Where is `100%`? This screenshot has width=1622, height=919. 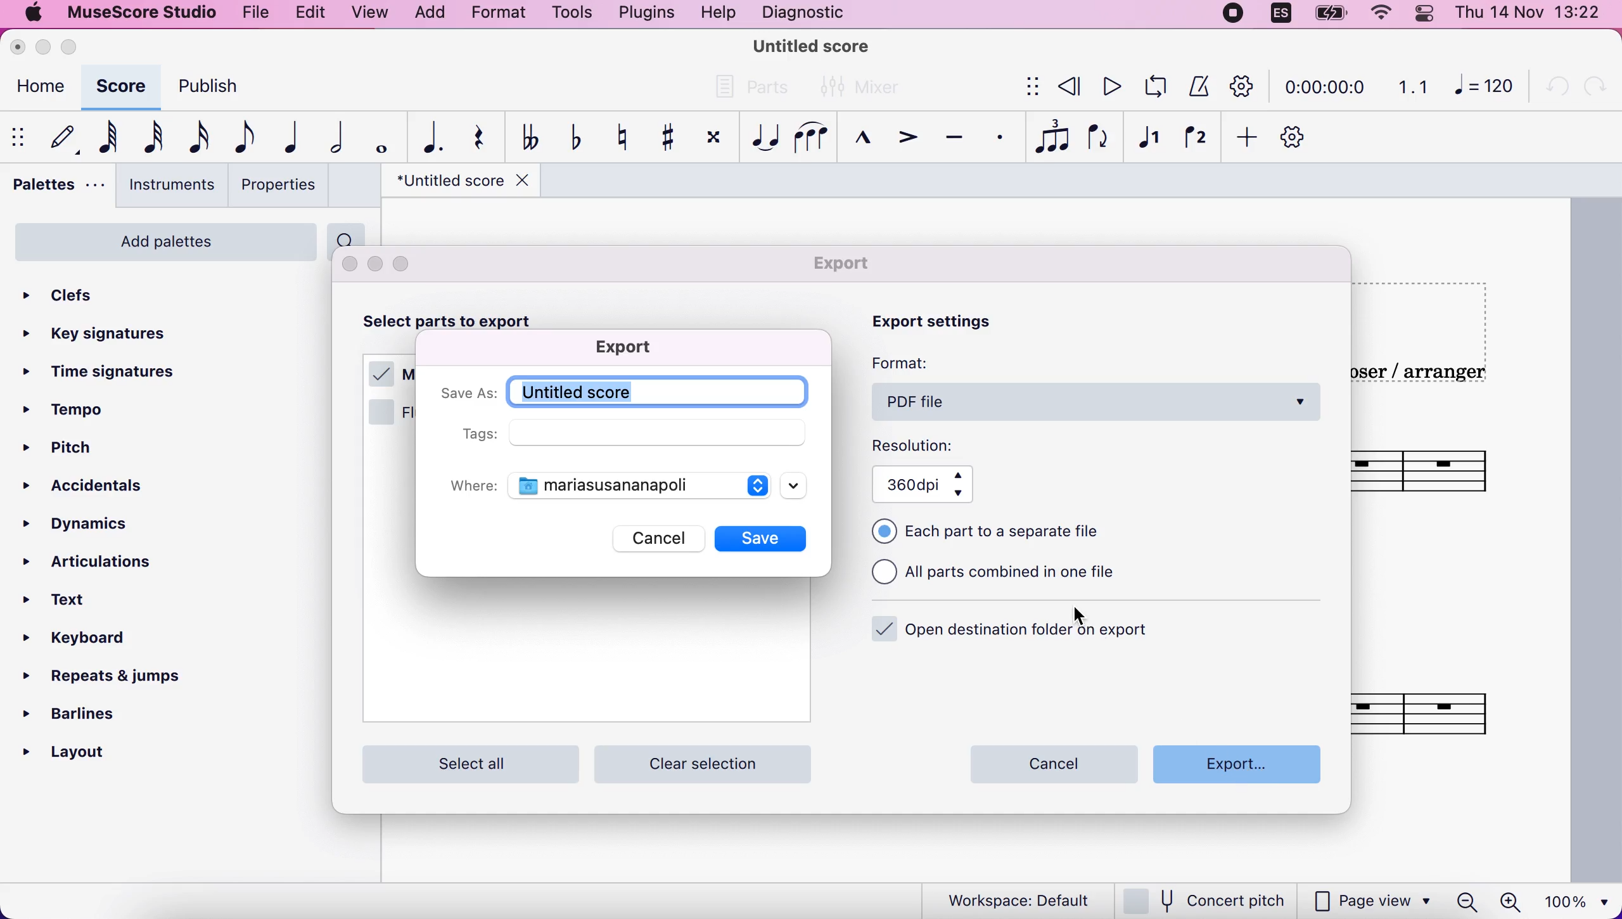 100% is located at coordinates (1580, 900).